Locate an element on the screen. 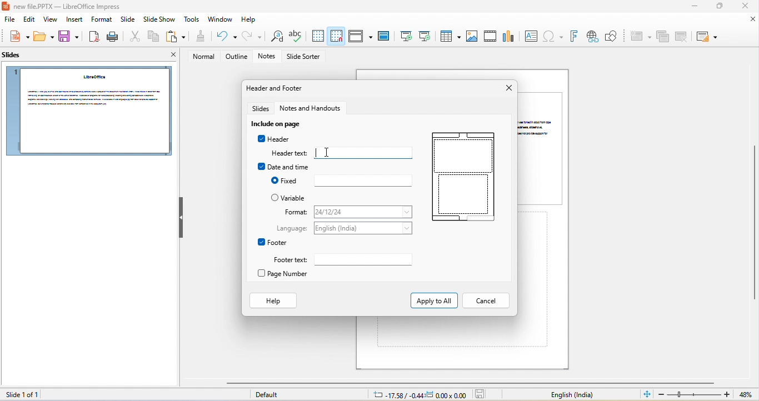 Image resolution: width=759 pixels, height=401 pixels. include on slide is located at coordinates (279, 124).